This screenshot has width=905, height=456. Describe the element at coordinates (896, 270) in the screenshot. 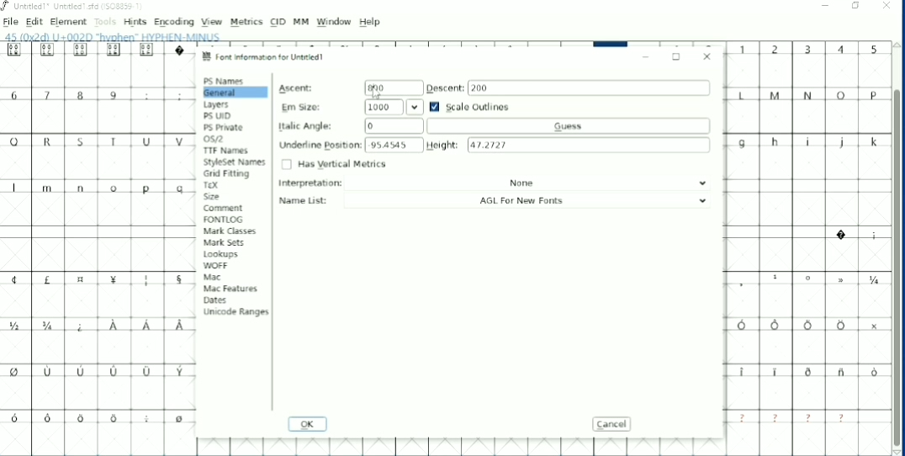

I see `Vertical scrollbar` at that location.